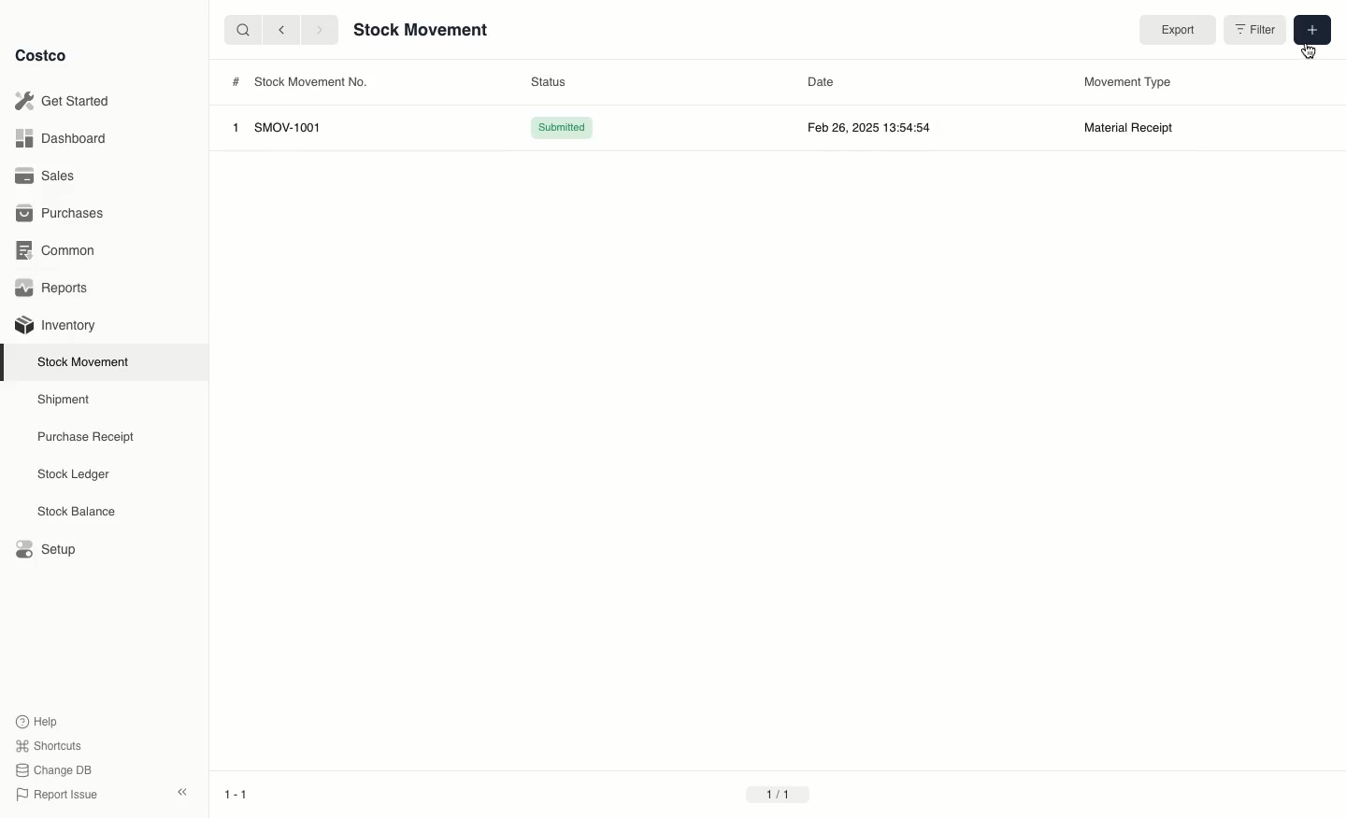  I want to click on Stock Movement No., so click(309, 83).